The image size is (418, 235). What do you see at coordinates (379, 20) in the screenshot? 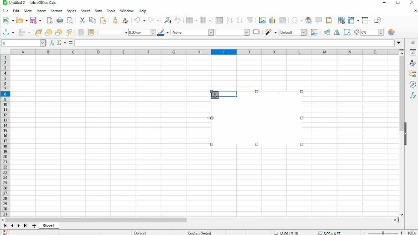
I see `Show Draw functions ` at bounding box center [379, 20].